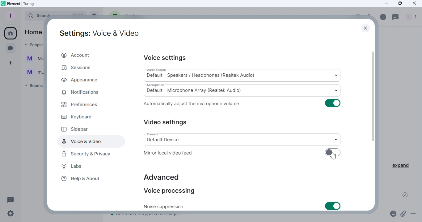  What do you see at coordinates (164, 176) in the screenshot?
I see `Advanced` at bounding box center [164, 176].